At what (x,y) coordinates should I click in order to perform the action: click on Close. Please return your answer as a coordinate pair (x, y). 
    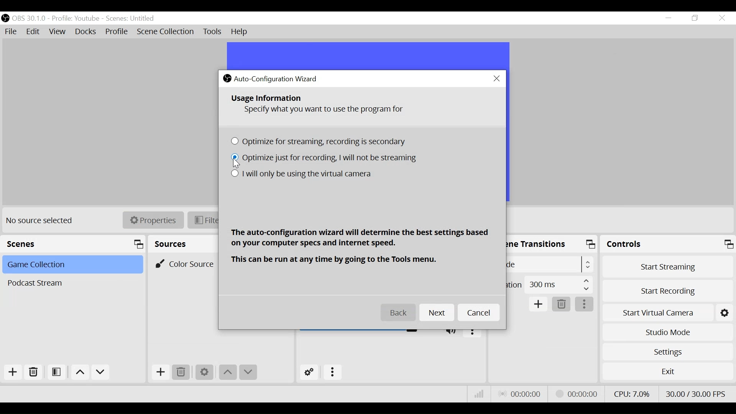
    Looking at the image, I should click on (497, 79).